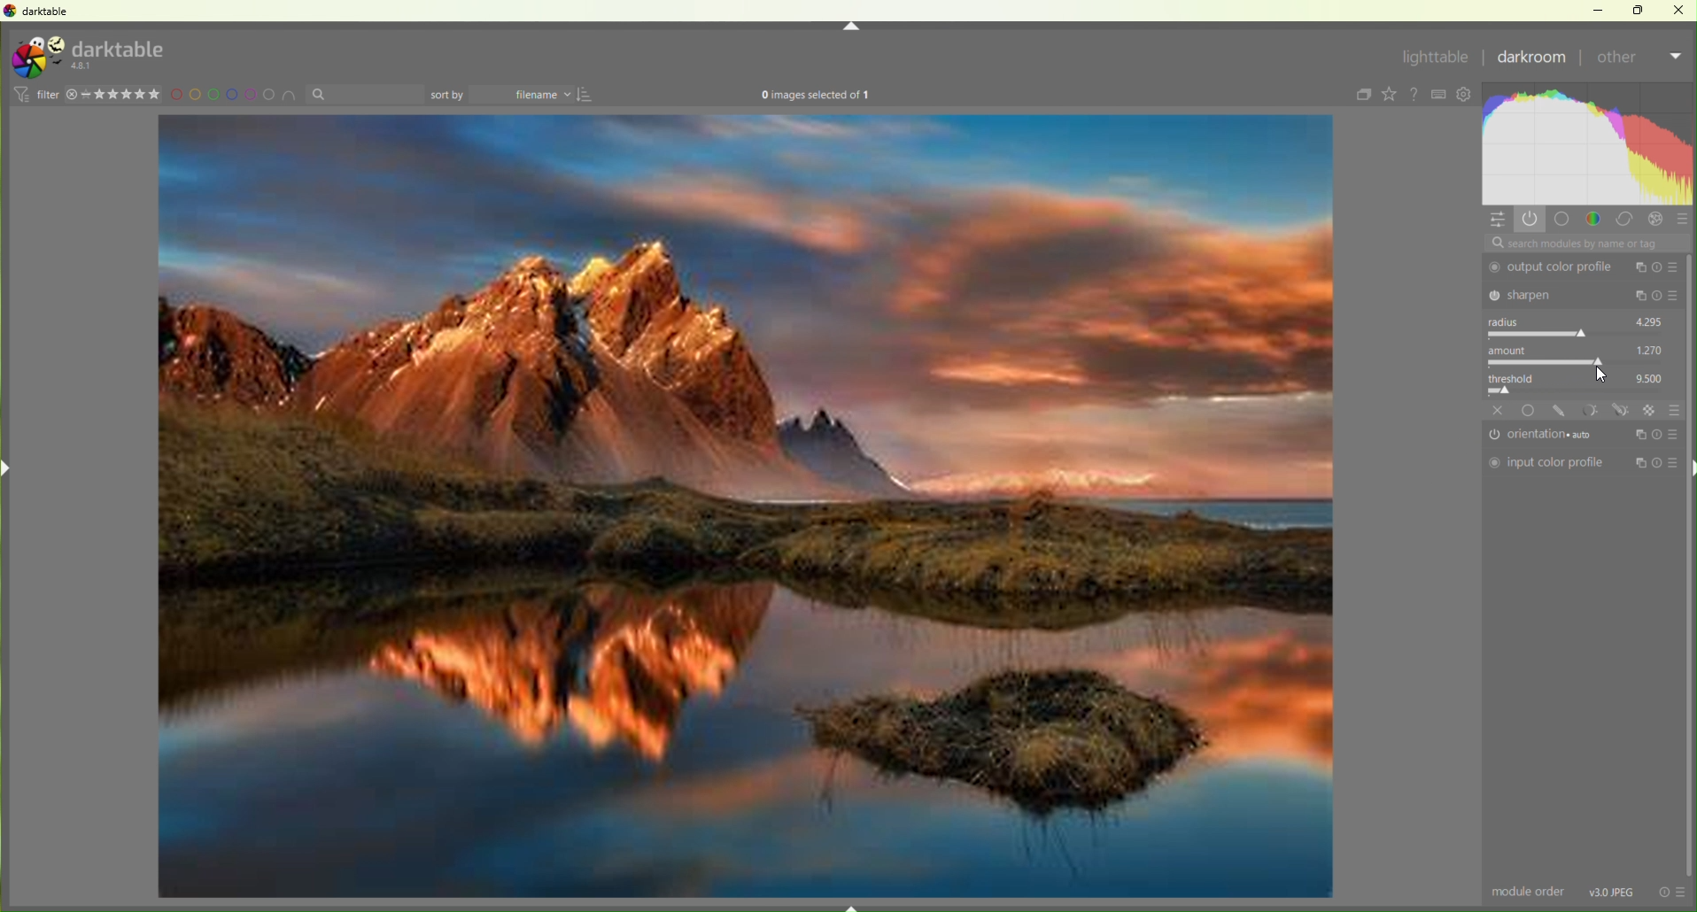  What do you see at coordinates (19, 94) in the screenshot?
I see `icon` at bounding box center [19, 94].